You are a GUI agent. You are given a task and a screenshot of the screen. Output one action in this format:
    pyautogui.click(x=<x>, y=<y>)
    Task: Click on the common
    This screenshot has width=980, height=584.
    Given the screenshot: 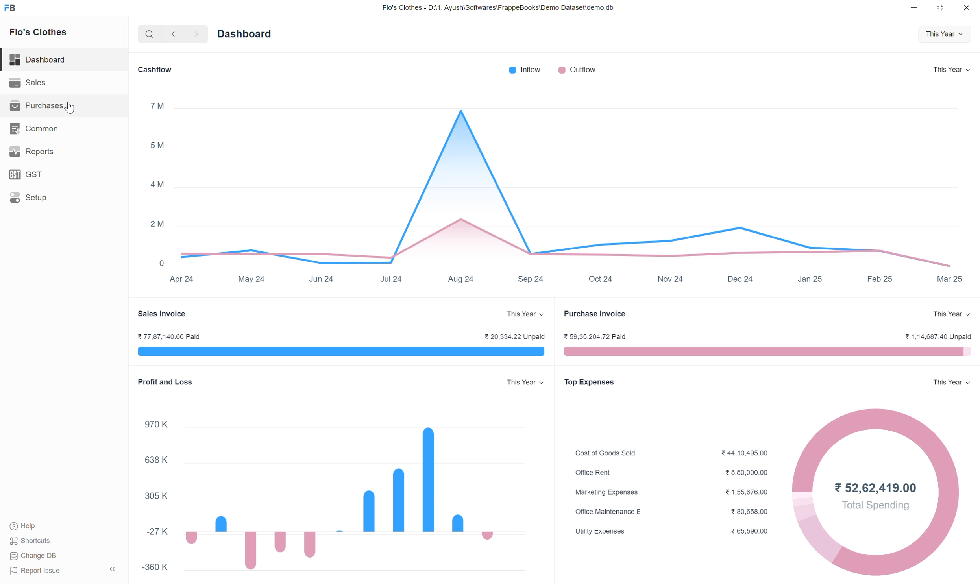 What is the action you would take?
    pyautogui.click(x=33, y=128)
    